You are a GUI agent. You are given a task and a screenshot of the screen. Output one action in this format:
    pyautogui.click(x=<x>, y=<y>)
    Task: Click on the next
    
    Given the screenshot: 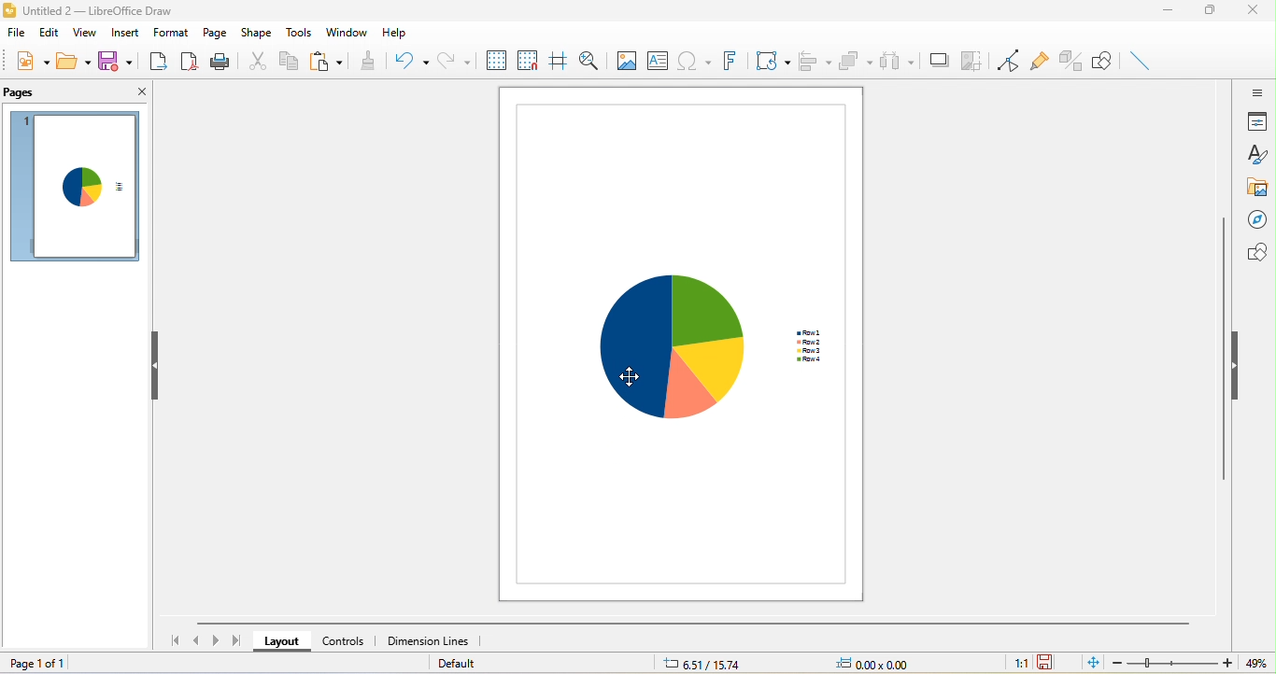 What is the action you would take?
    pyautogui.click(x=217, y=641)
    